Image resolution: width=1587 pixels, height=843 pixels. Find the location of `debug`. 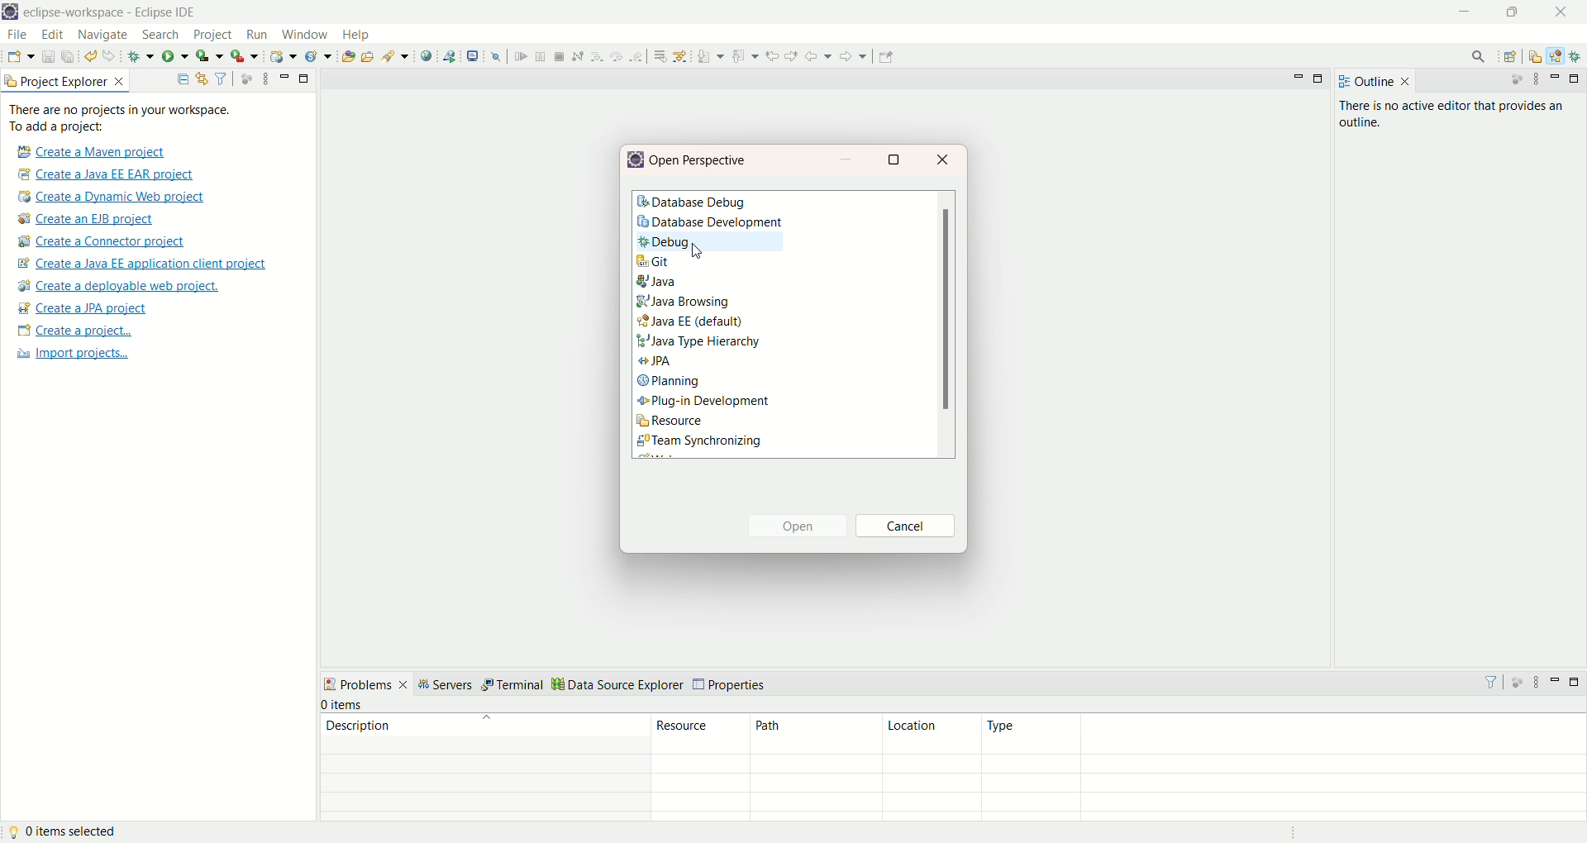

debug is located at coordinates (712, 244).